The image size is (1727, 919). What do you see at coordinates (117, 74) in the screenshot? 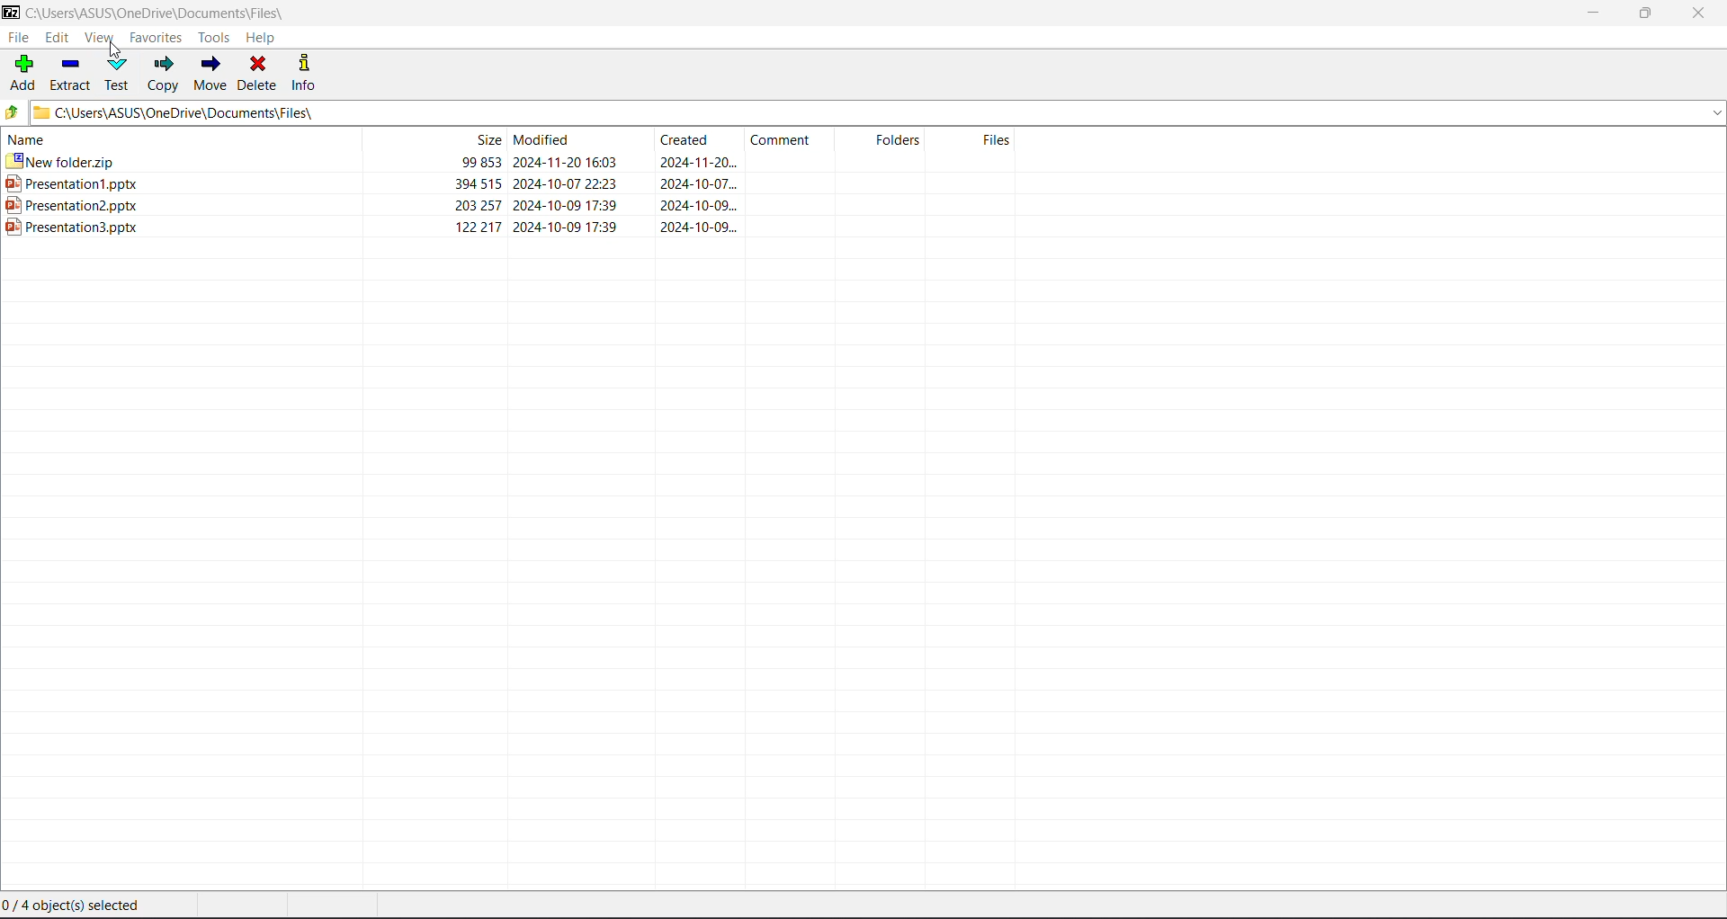
I see `Test` at bounding box center [117, 74].